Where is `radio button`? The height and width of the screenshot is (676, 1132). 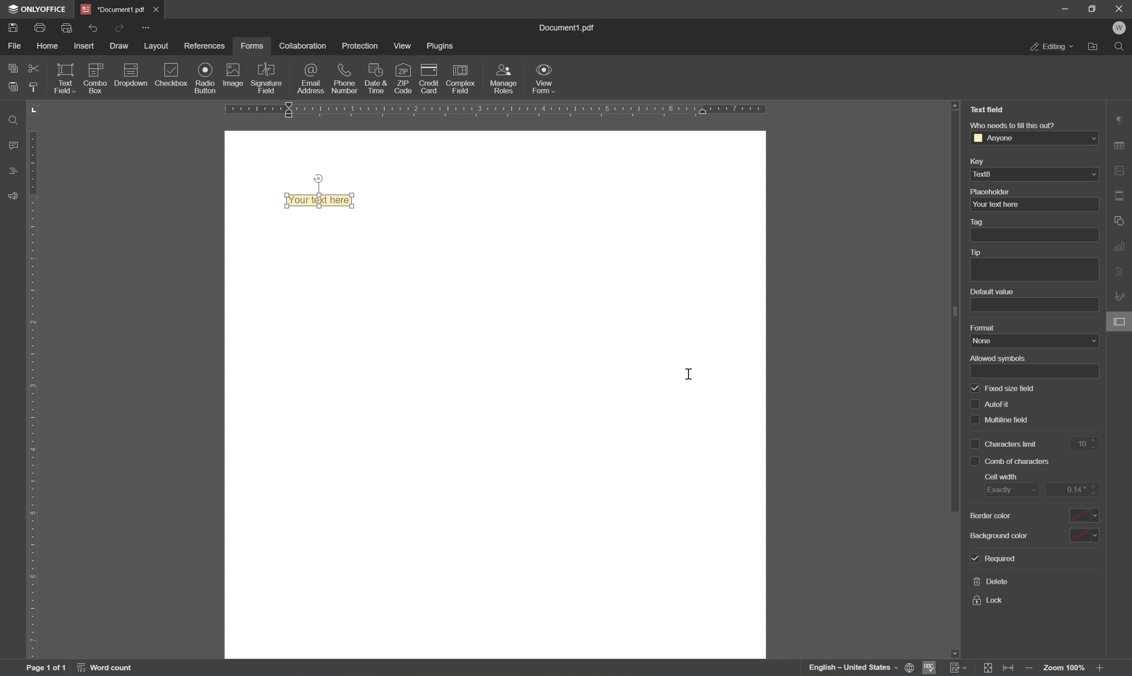 radio button is located at coordinates (206, 77).